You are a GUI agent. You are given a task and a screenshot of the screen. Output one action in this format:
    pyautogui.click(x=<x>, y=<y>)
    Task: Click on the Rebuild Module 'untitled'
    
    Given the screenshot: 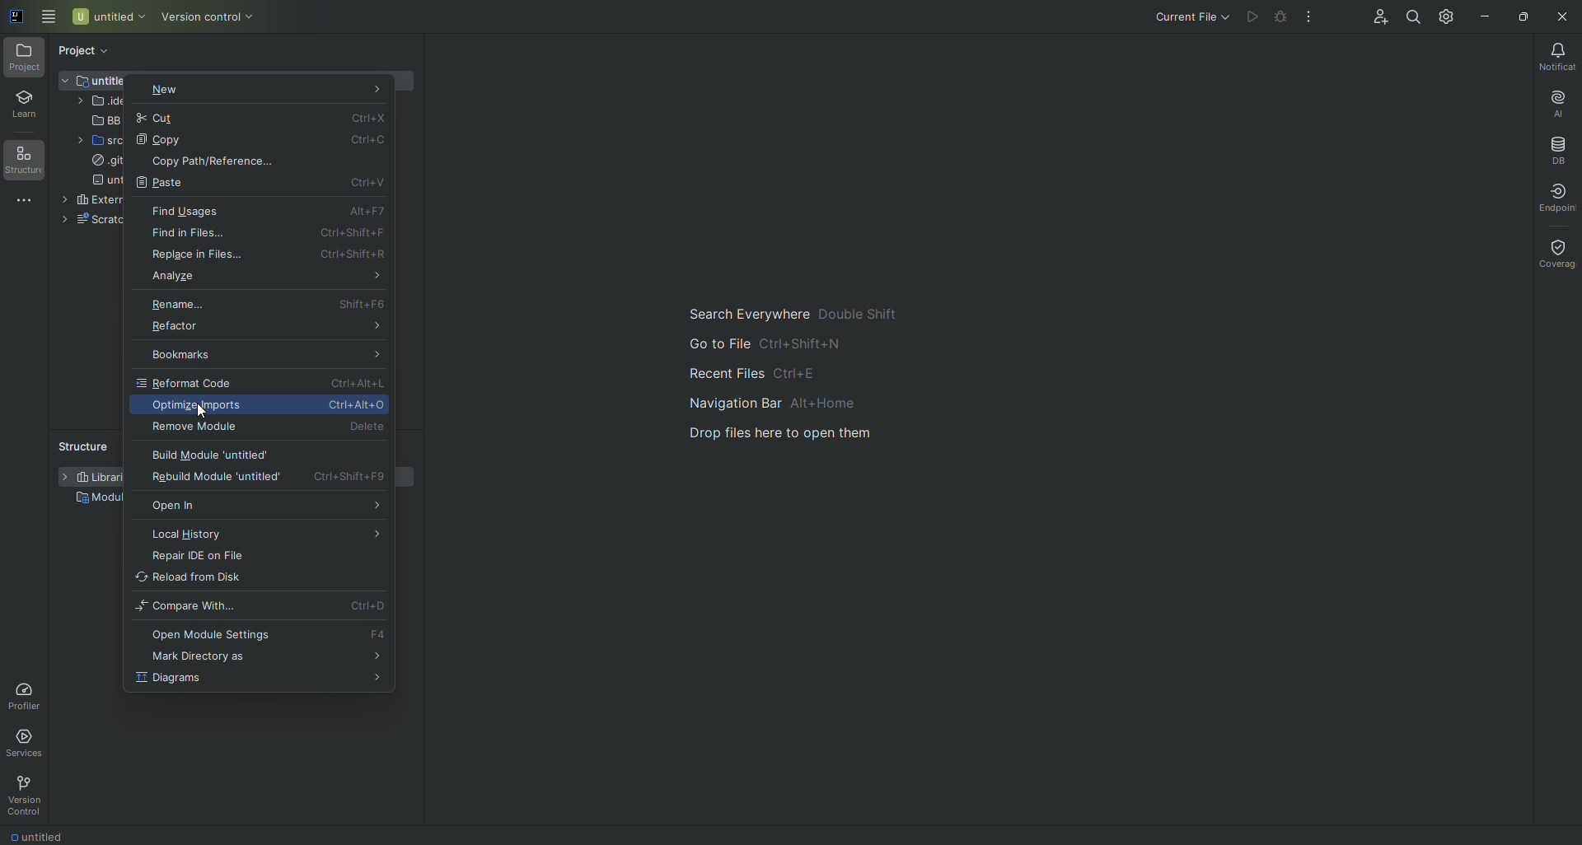 What is the action you would take?
    pyautogui.click(x=267, y=474)
    